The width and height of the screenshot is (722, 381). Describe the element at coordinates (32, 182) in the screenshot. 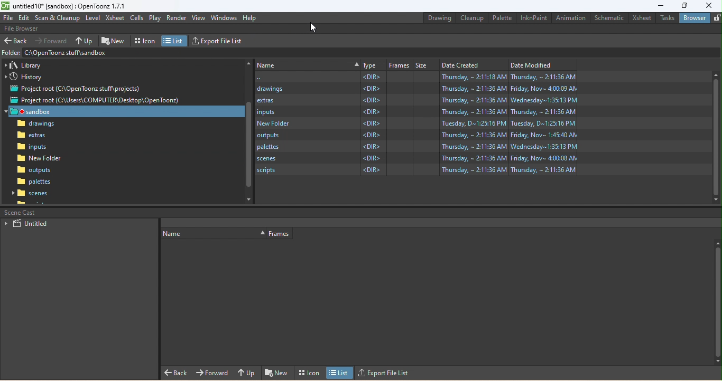

I see `scenes` at that location.